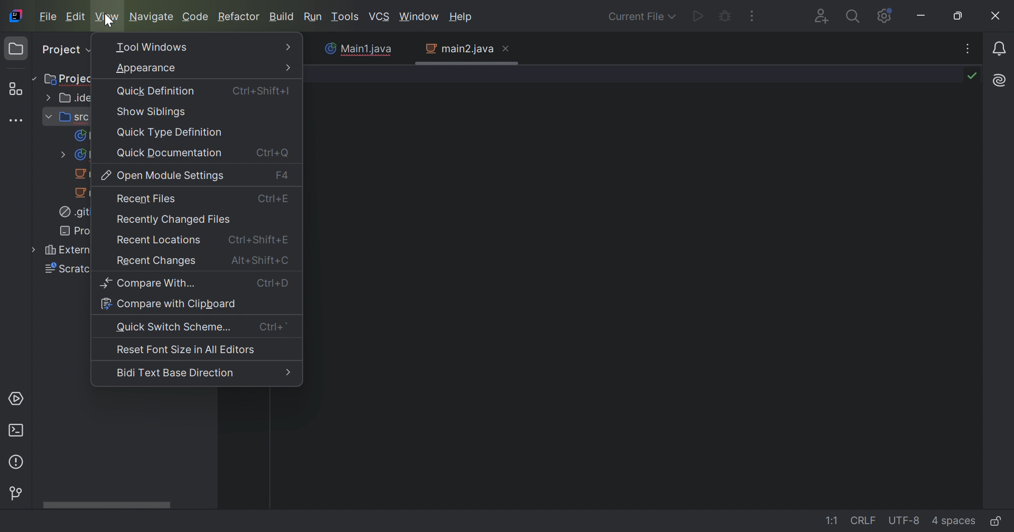 The image size is (1014, 532). What do you see at coordinates (157, 242) in the screenshot?
I see `Recent locations` at bounding box center [157, 242].